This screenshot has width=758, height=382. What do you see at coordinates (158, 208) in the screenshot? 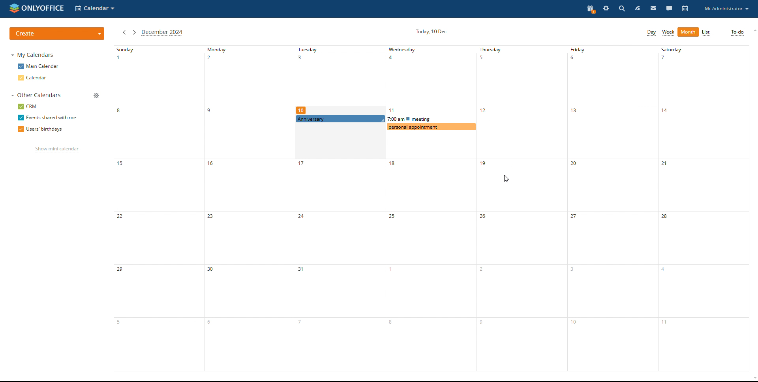
I see `sunday` at bounding box center [158, 208].